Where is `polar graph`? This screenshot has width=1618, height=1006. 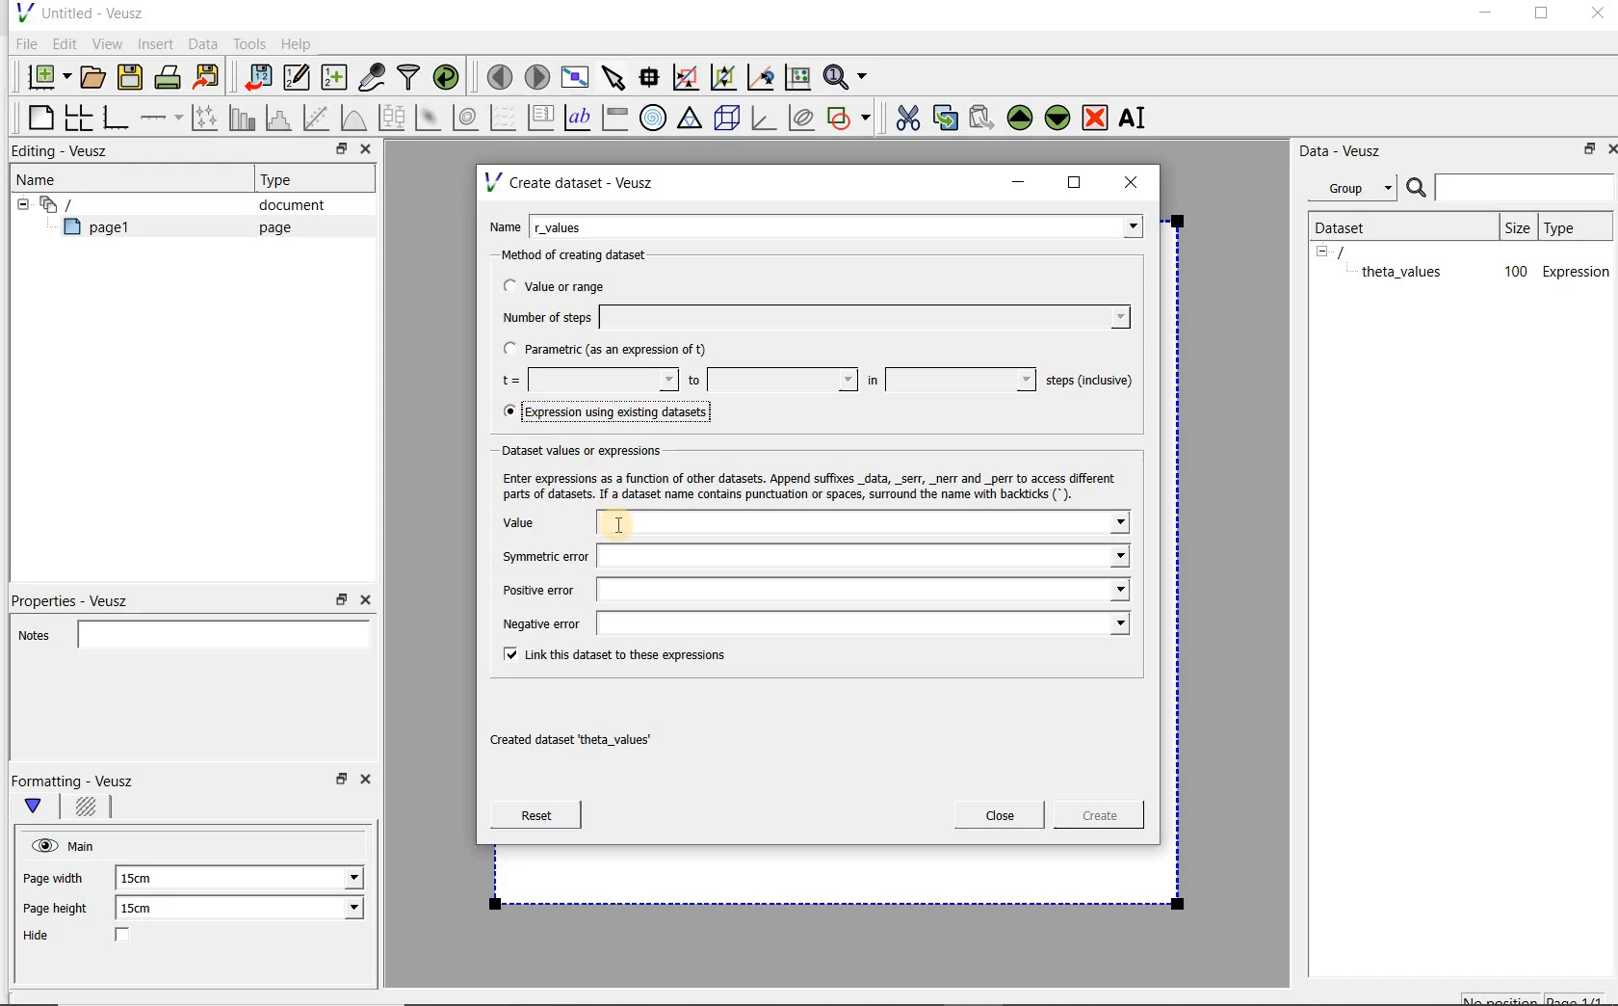
polar graph is located at coordinates (654, 118).